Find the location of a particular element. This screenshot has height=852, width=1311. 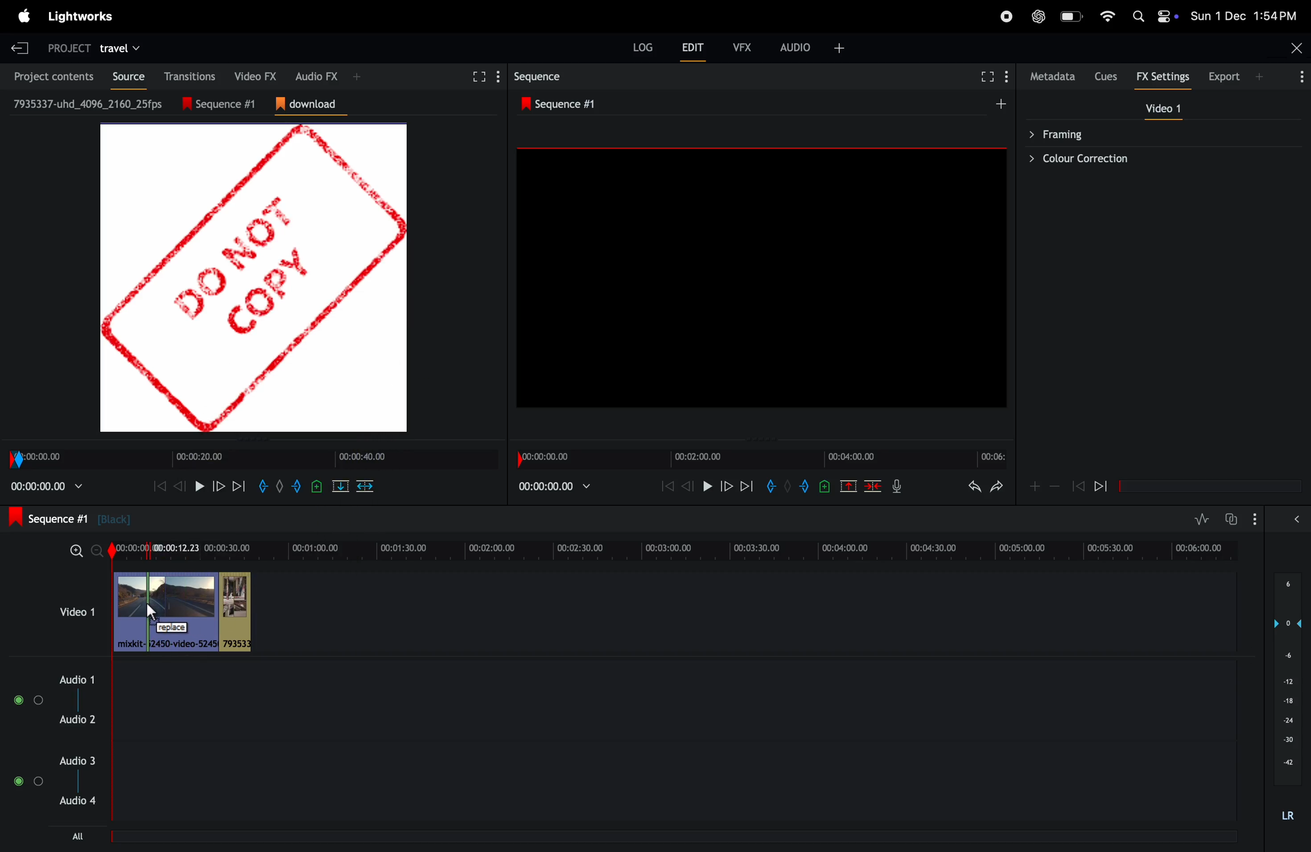

add in is located at coordinates (770, 485).